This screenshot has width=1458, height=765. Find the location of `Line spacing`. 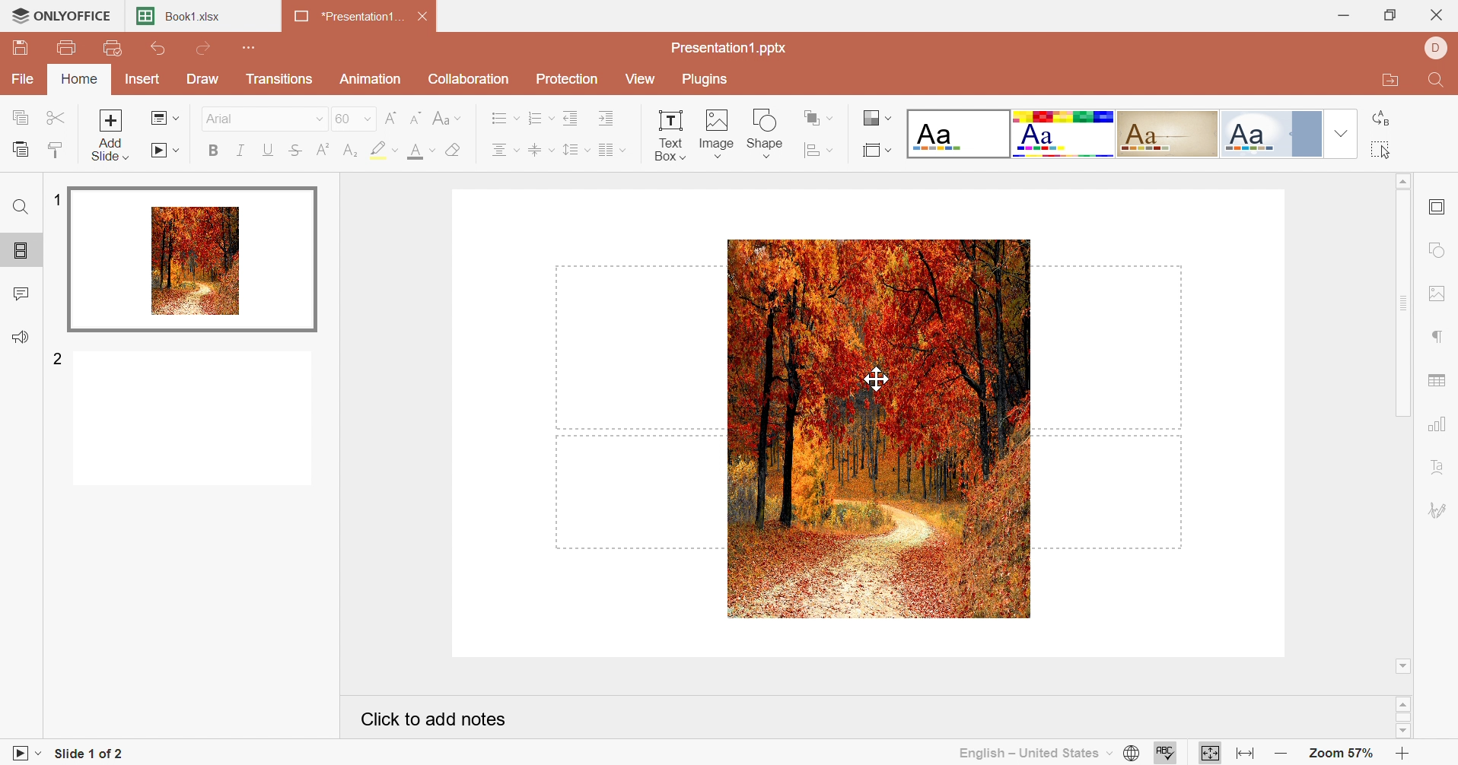

Line spacing is located at coordinates (570, 152).